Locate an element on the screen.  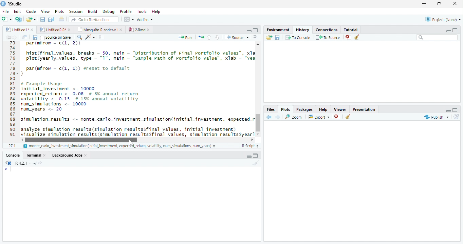
Scroll down is located at coordinates (258, 133).